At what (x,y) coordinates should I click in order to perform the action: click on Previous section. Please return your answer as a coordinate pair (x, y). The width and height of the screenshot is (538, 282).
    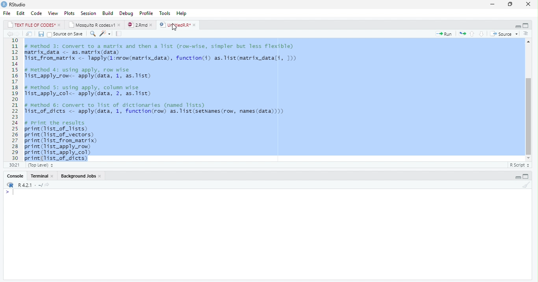
    Looking at the image, I should click on (527, 34).